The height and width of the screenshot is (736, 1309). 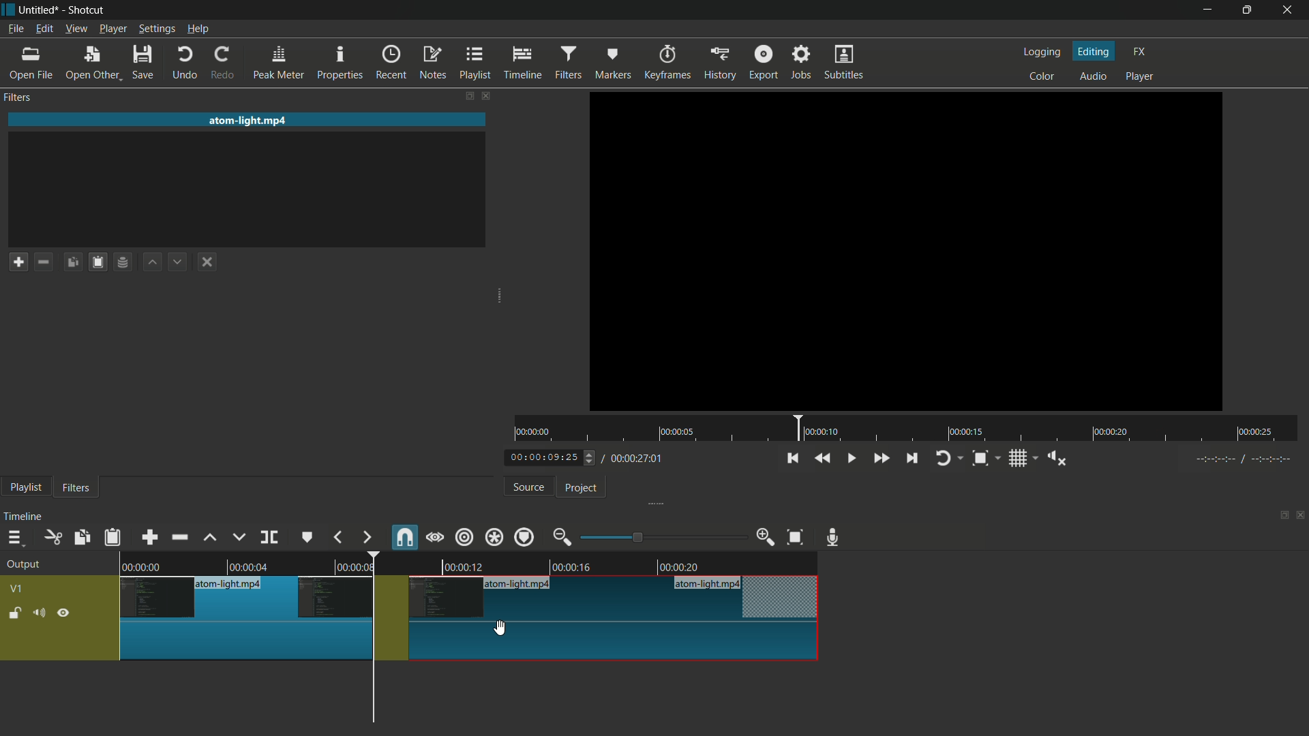 I want to click on copy checked filters, so click(x=83, y=537).